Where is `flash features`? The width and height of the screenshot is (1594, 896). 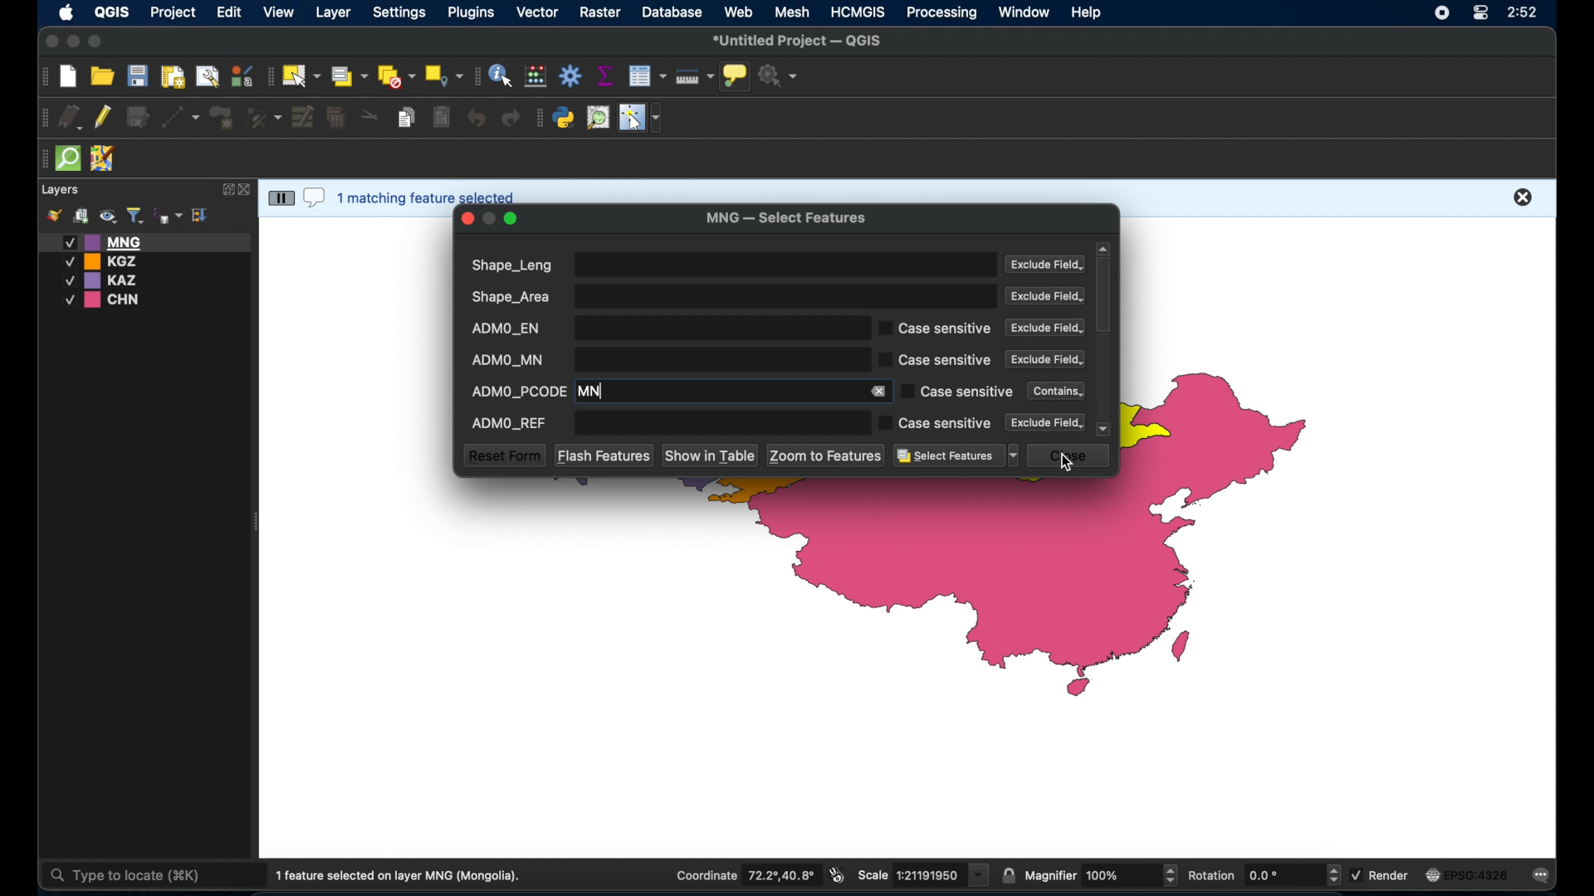 flash features is located at coordinates (604, 455).